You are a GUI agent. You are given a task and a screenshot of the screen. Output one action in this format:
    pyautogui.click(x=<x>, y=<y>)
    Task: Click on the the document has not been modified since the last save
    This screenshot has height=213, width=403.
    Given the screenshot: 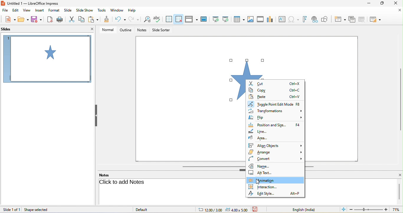 What is the action you would take?
    pyautogui.click(x=258, y=209)
    